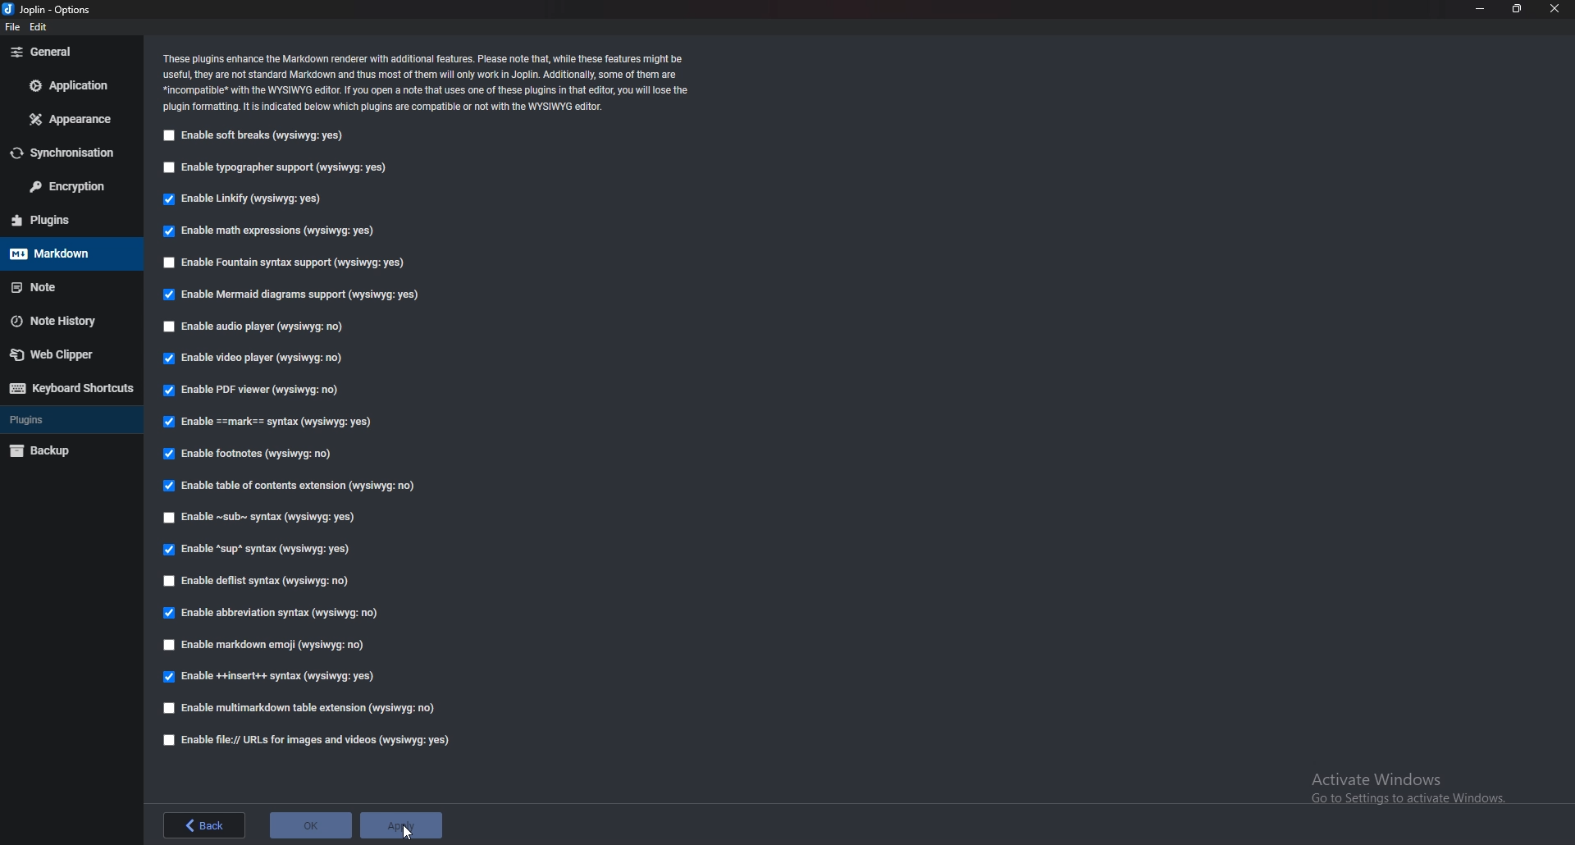  I want to click on enable mermaid diagram support, so click(292, 293).